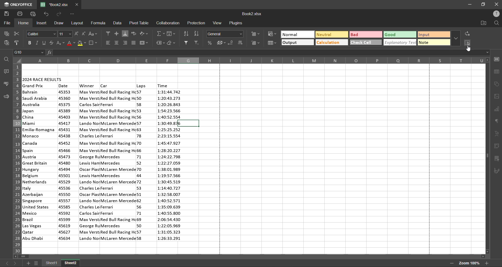 This screenshot has width=502, height=267. I want to click on plugins, so click(236, 24).